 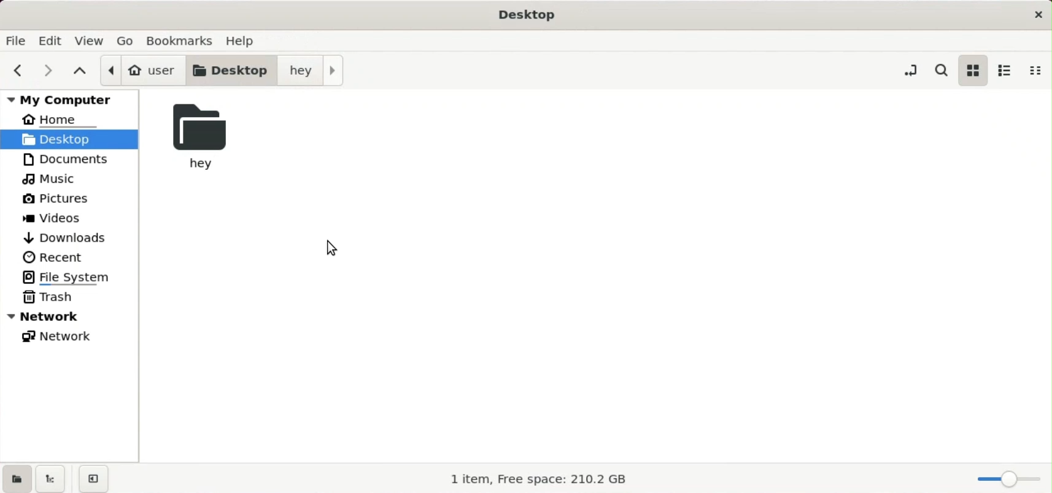 I want to click on show treeview, so click(x=50, y=480).